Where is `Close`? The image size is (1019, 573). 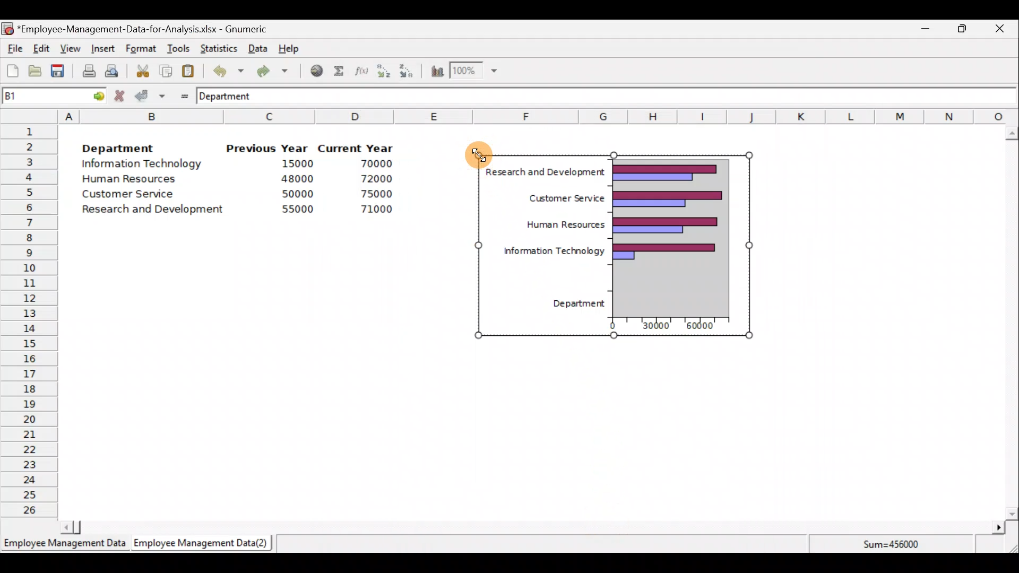 Close is located at coordinates (999, 30).